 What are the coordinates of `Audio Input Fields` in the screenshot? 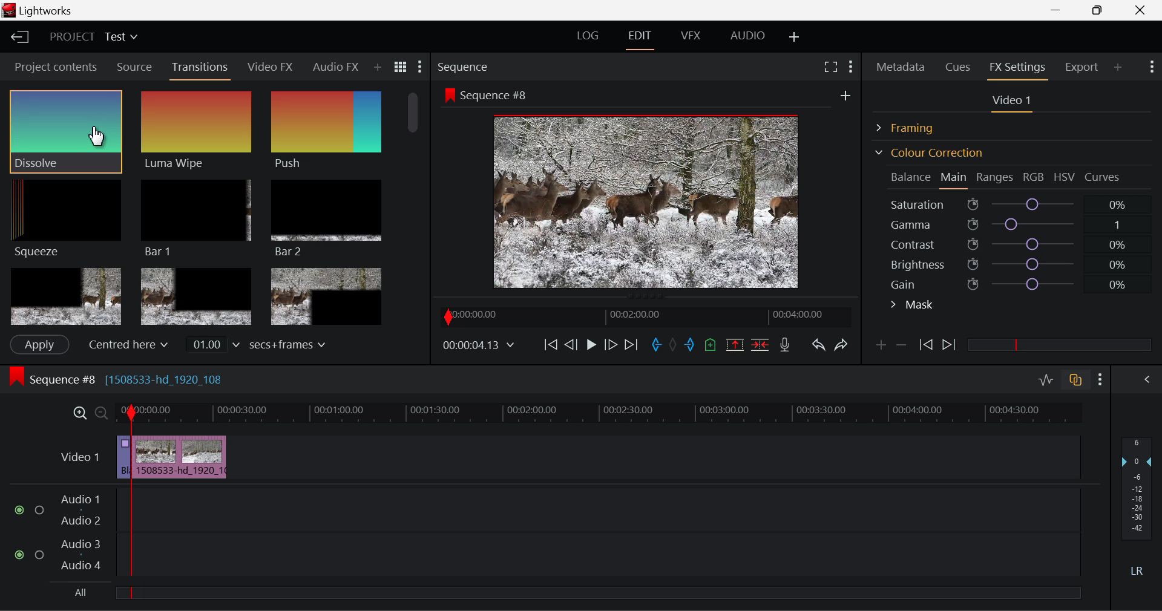 It's located at (547, 534).